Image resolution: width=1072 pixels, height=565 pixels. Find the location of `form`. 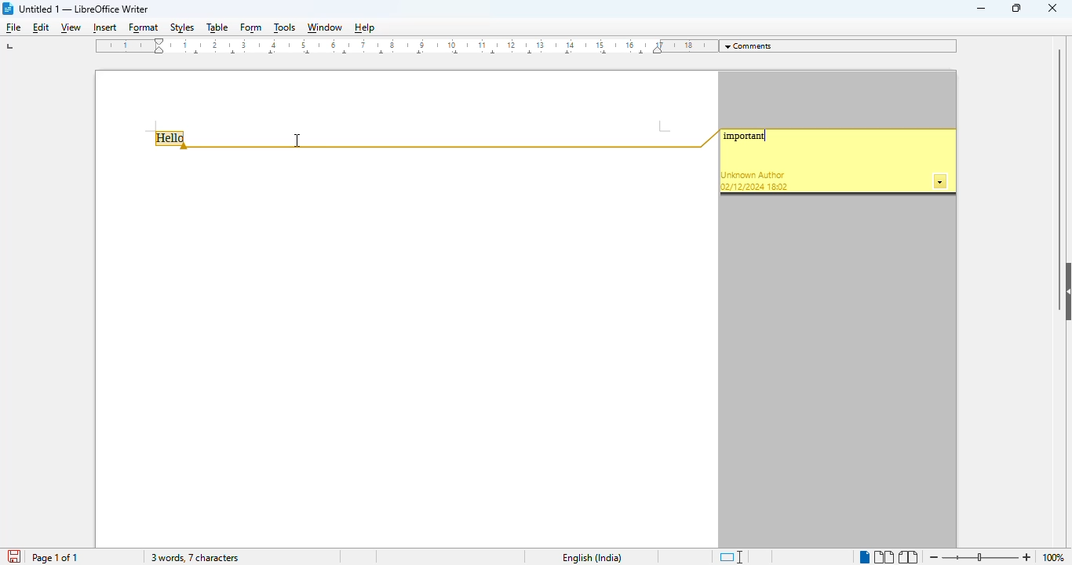

form is located at coordinates (251, 29).